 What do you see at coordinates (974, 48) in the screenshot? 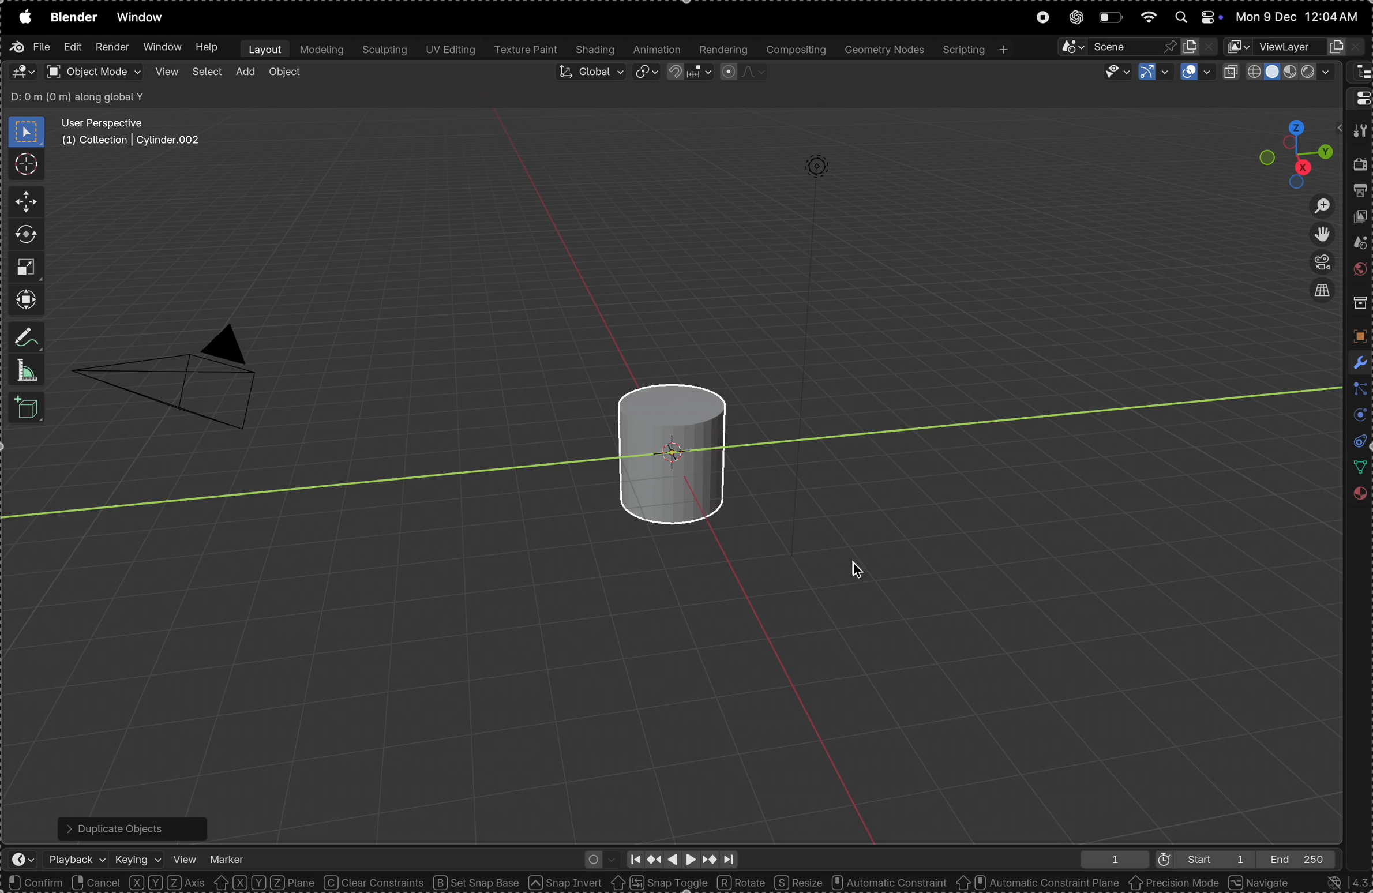
I see `scripting +` at bounding box center [974, 48].